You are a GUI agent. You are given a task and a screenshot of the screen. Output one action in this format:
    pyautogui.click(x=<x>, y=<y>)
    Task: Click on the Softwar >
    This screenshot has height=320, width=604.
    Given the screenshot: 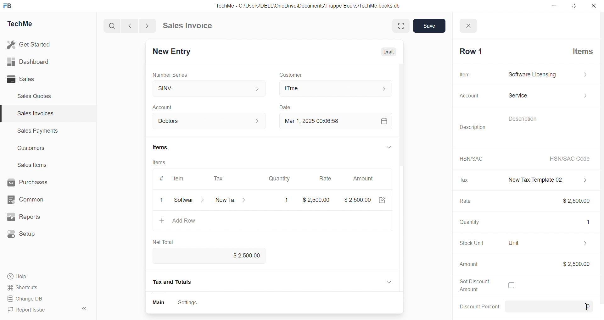 What is the action you would take?
    pyautogui.click(x=188, y=201)
    